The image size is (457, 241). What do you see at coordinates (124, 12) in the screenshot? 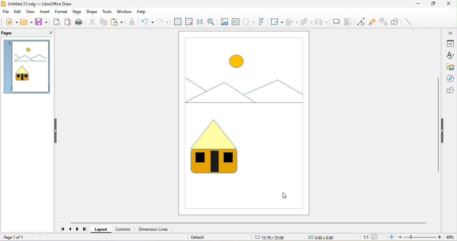
I see `window` at bounding box center [124, 12].